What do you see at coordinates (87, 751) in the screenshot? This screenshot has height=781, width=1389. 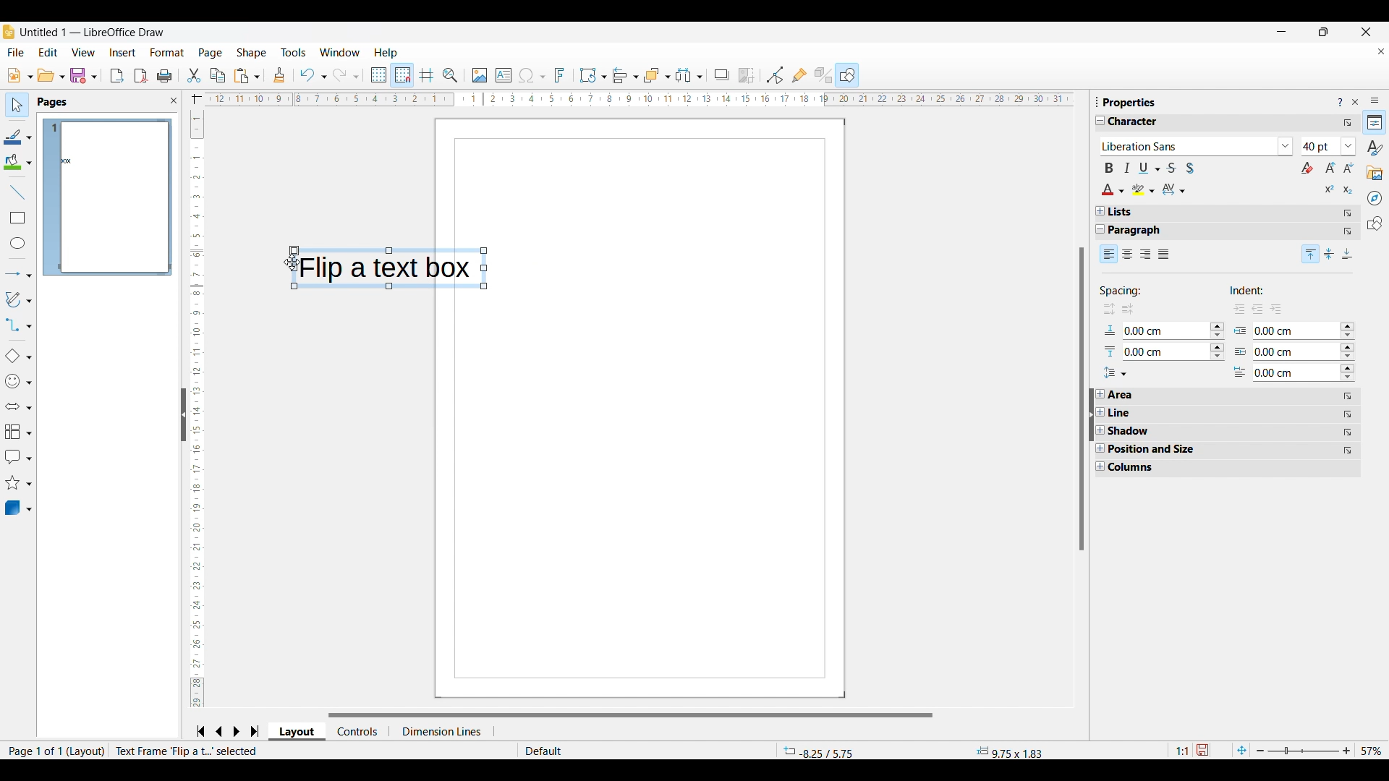 I see `layout` at bounding box center [87, 751].